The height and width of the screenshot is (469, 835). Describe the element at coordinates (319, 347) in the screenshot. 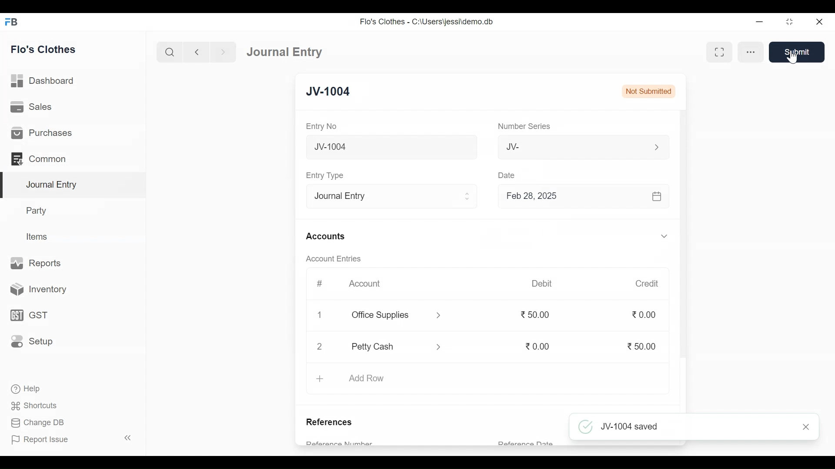

I see `Close ` at that location.